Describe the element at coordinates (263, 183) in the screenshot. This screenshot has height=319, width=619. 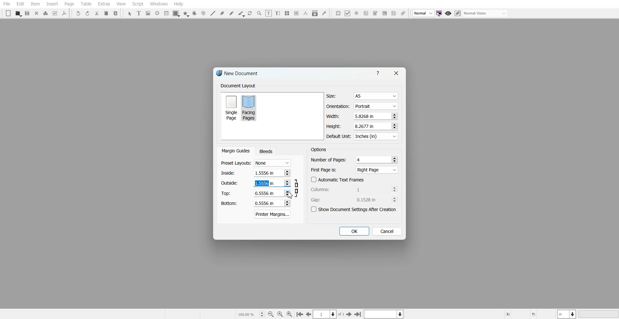
I see `1.5556 in` at that location.